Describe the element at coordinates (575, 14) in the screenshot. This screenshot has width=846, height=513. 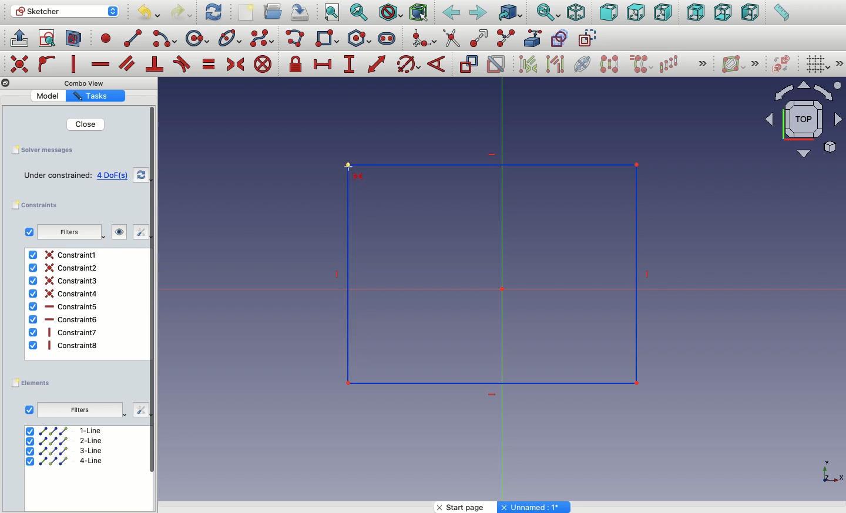
I see `Isometric` at that location.